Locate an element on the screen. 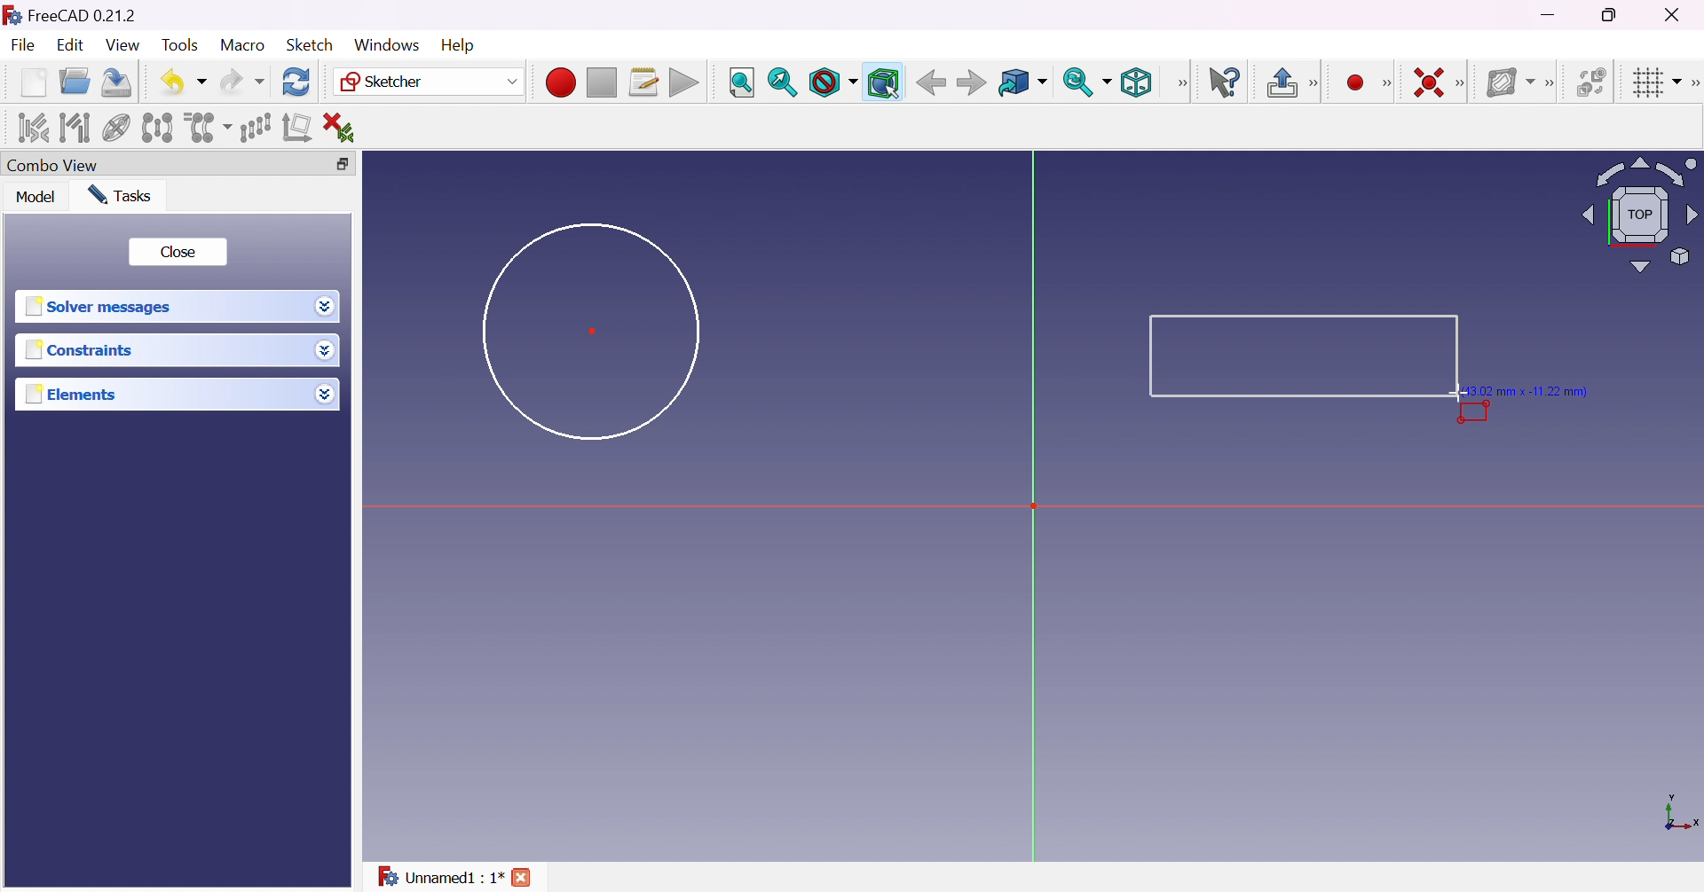 The height and width of the screenshot is (892, 1704). Show/hide internal geometry is located at coordinates (118, 129).